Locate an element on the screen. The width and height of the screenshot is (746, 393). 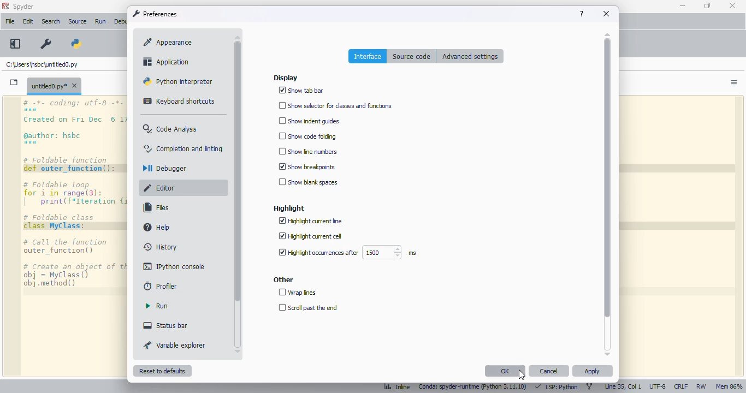
history is located at coordinates (161, 247).